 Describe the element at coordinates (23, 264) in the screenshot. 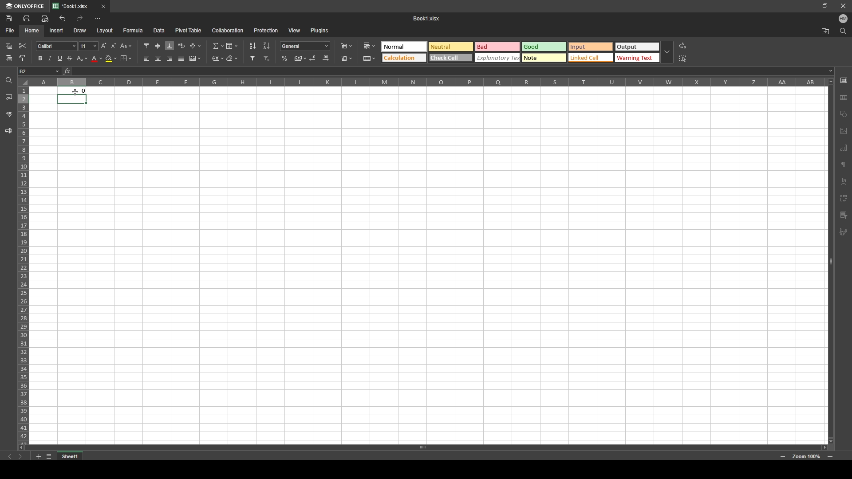

I see `rows` at that location.